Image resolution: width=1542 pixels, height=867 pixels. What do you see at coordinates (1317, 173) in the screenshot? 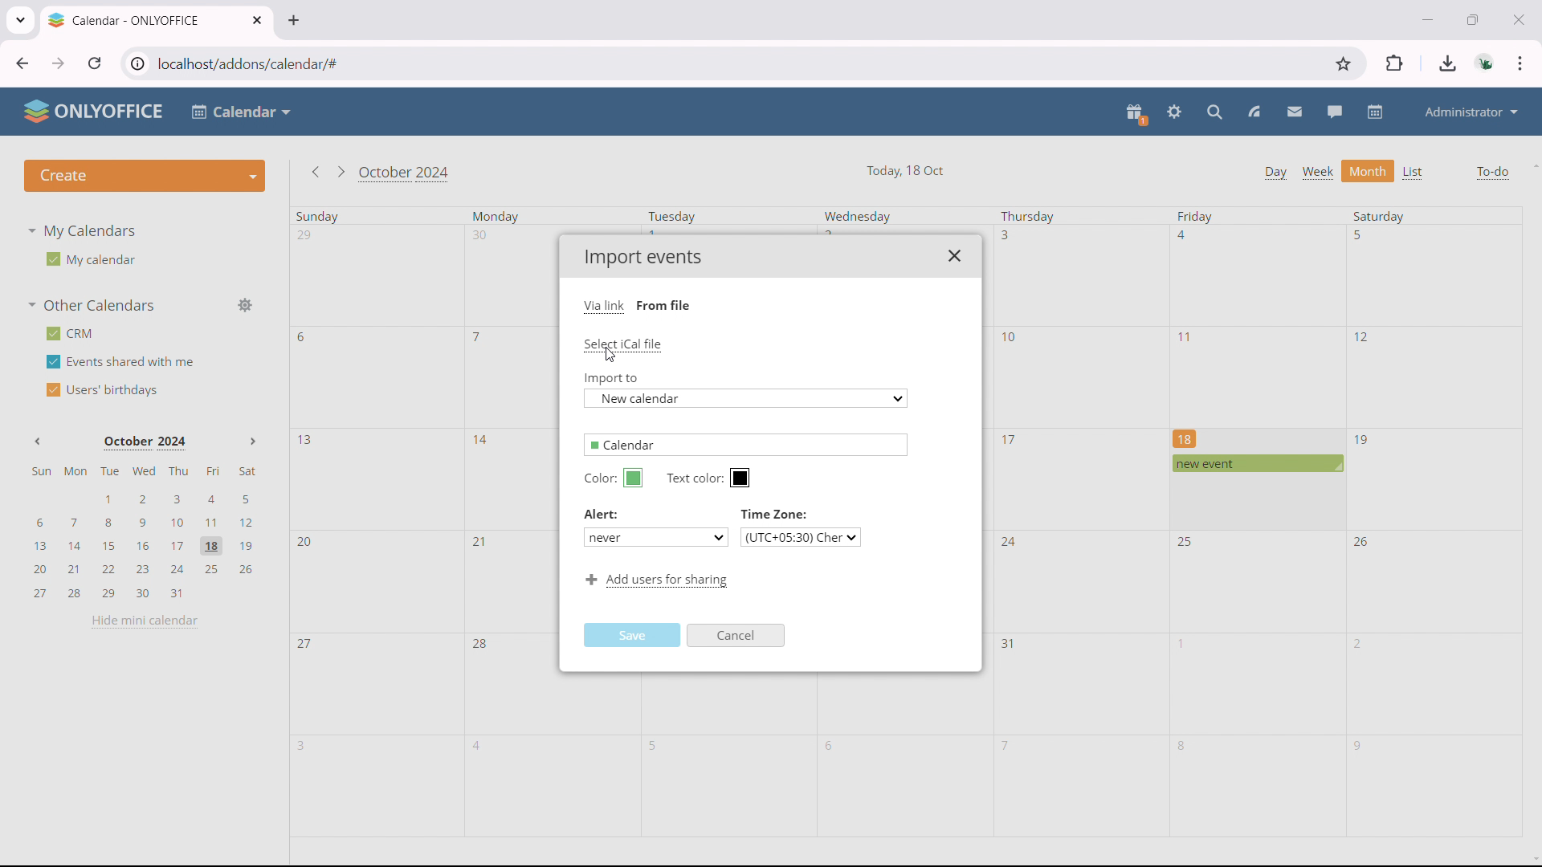
I see `week` at bounding box center [1317, 173].